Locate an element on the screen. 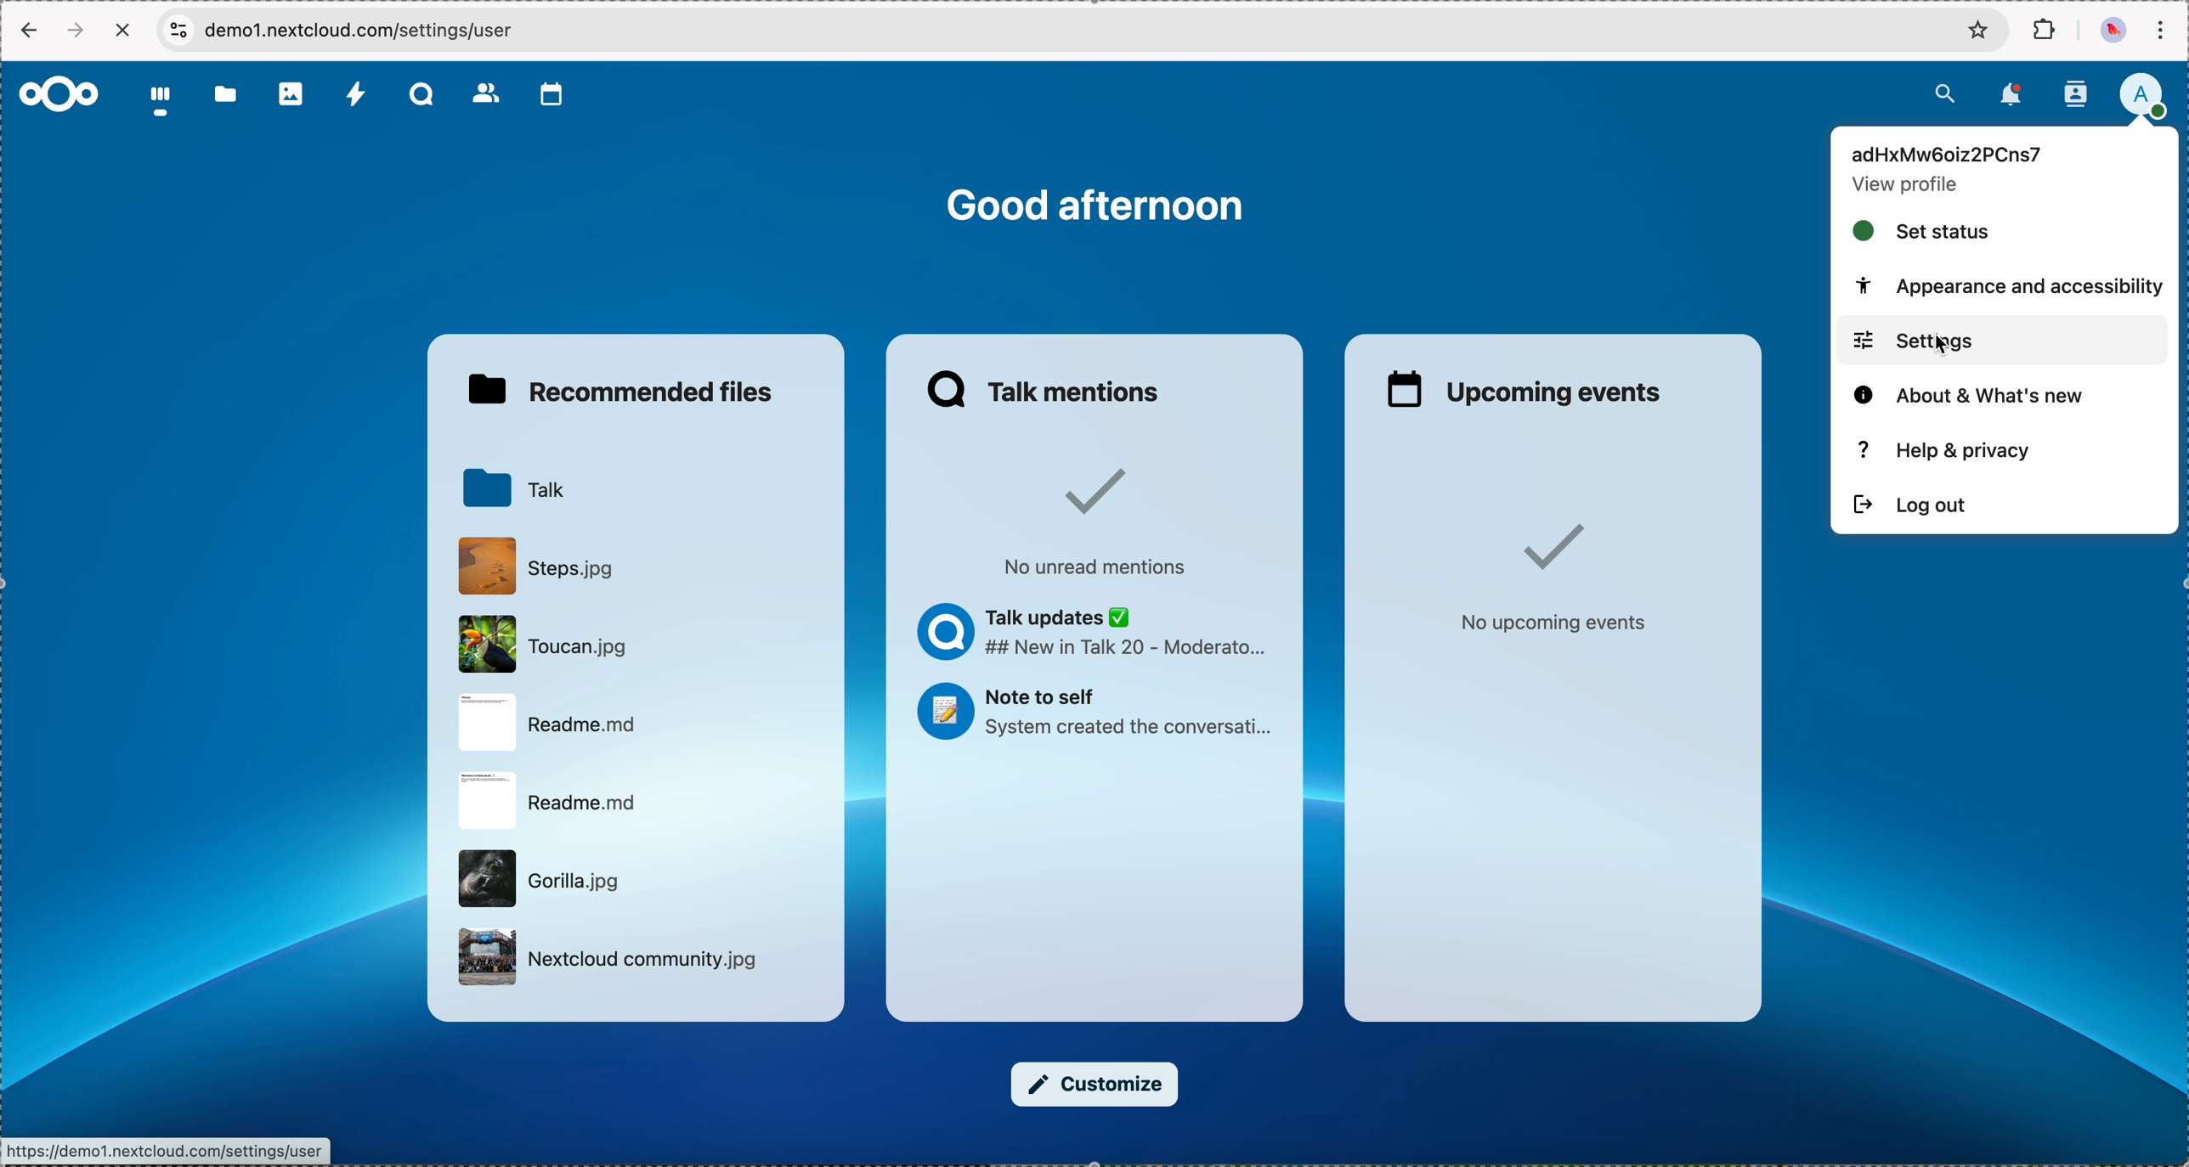  Note to self is located at coordinates (1095, 715).